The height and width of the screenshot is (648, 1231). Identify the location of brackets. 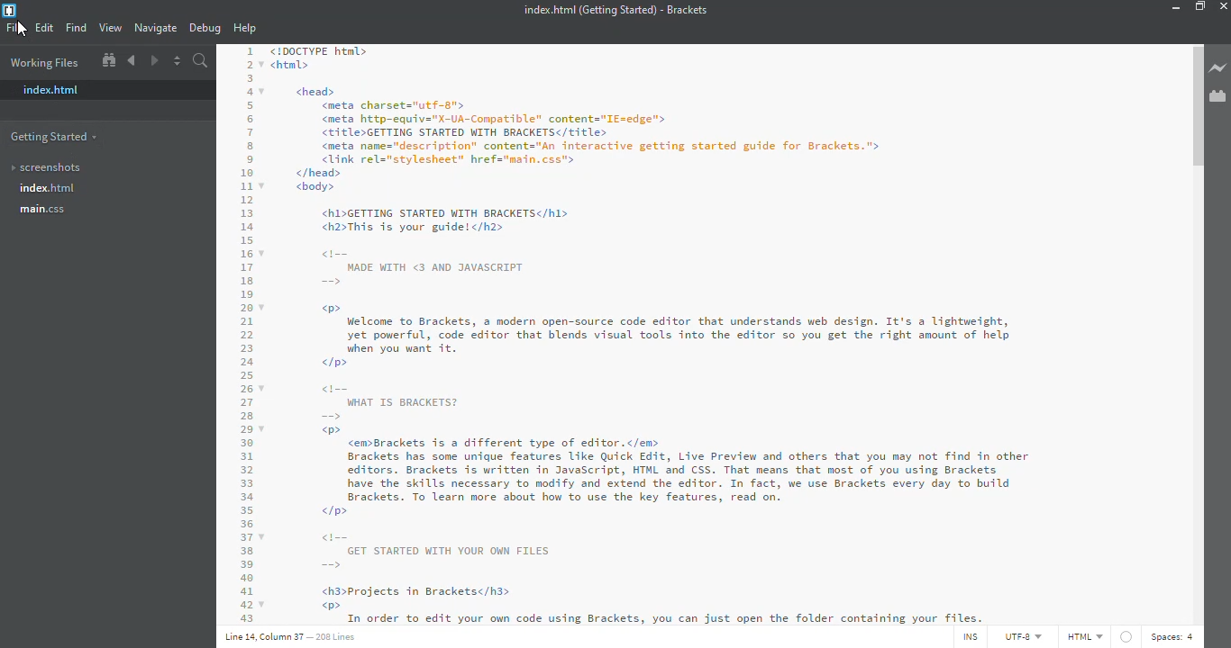
(9, 11).